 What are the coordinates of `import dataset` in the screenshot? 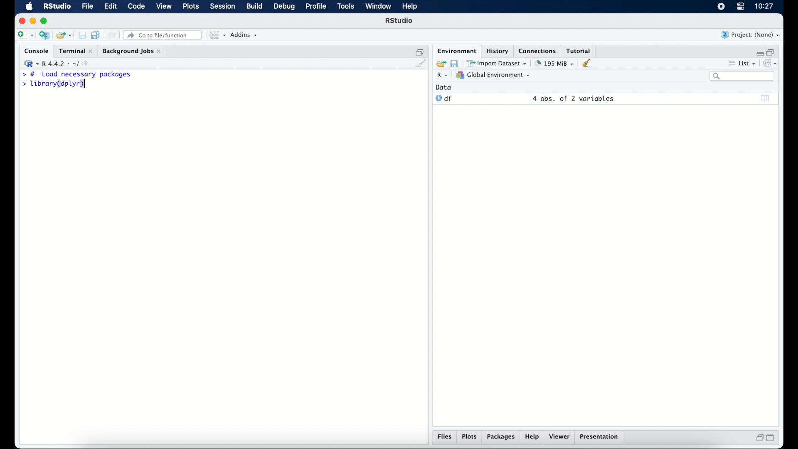 It's located at (497, 63).